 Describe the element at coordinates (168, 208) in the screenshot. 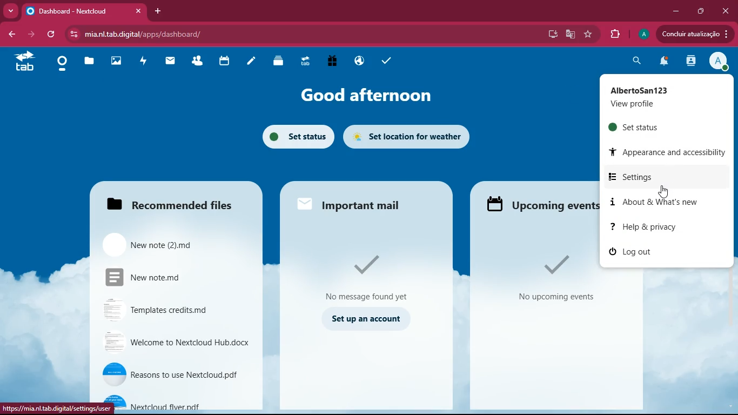

I see `Recommended Files` at that location.